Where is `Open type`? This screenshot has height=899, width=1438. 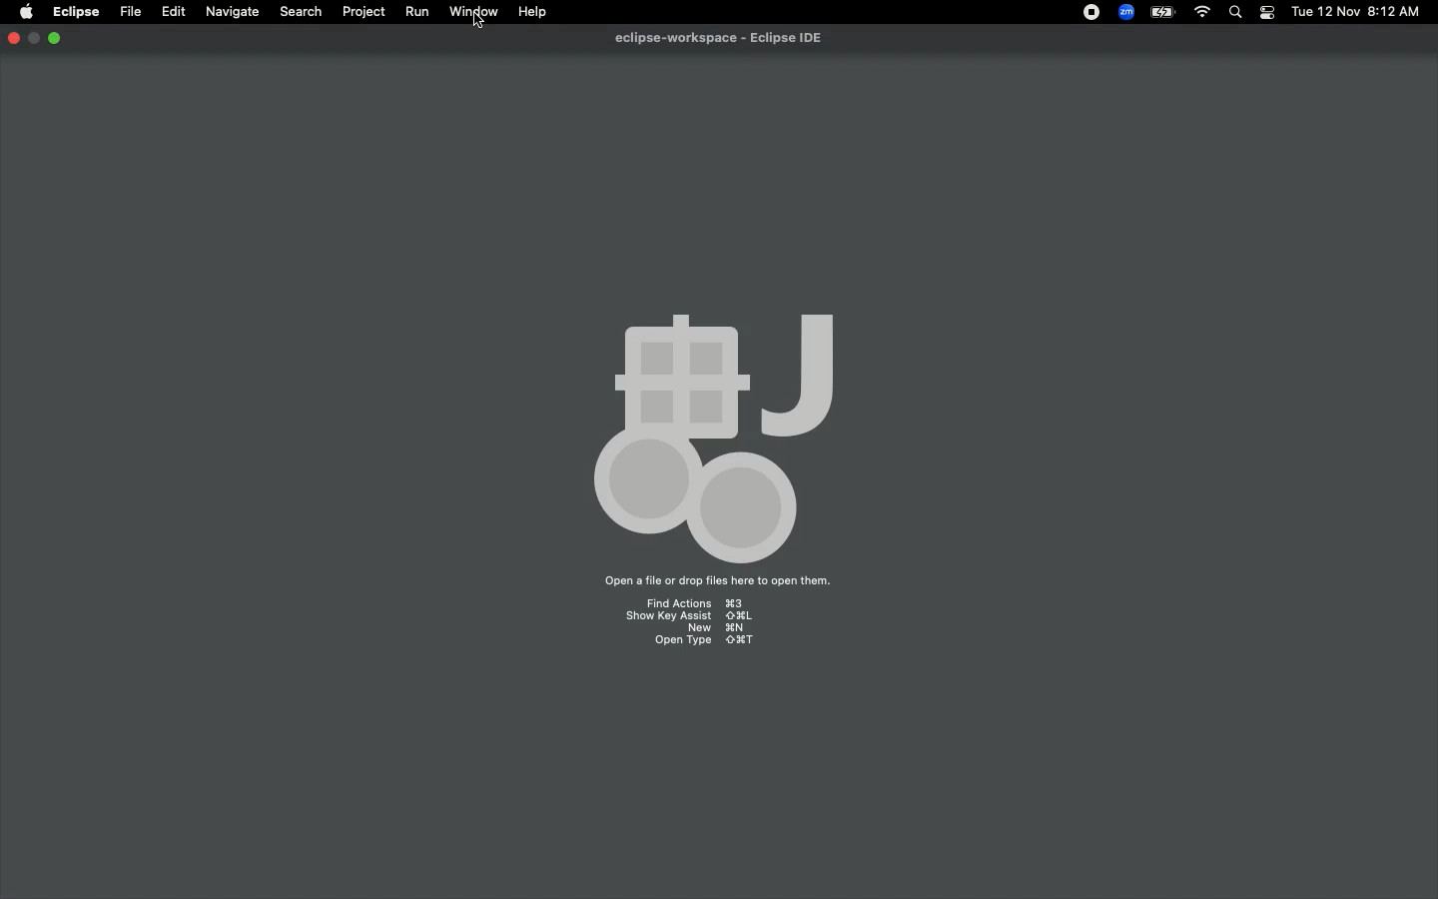 Open type is located at coordinates (704, 643).